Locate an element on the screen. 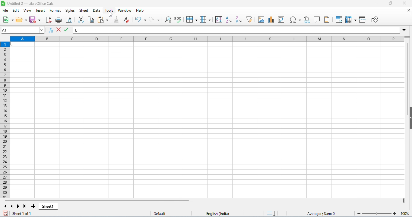 The width and height of the screenshot is (412, 217). drop down is located at coordinates (404, 30).